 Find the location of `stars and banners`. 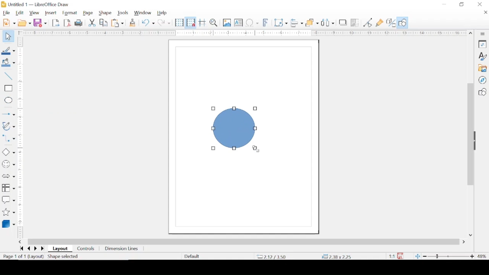

stars and banners is located at coordinates (8, 213).